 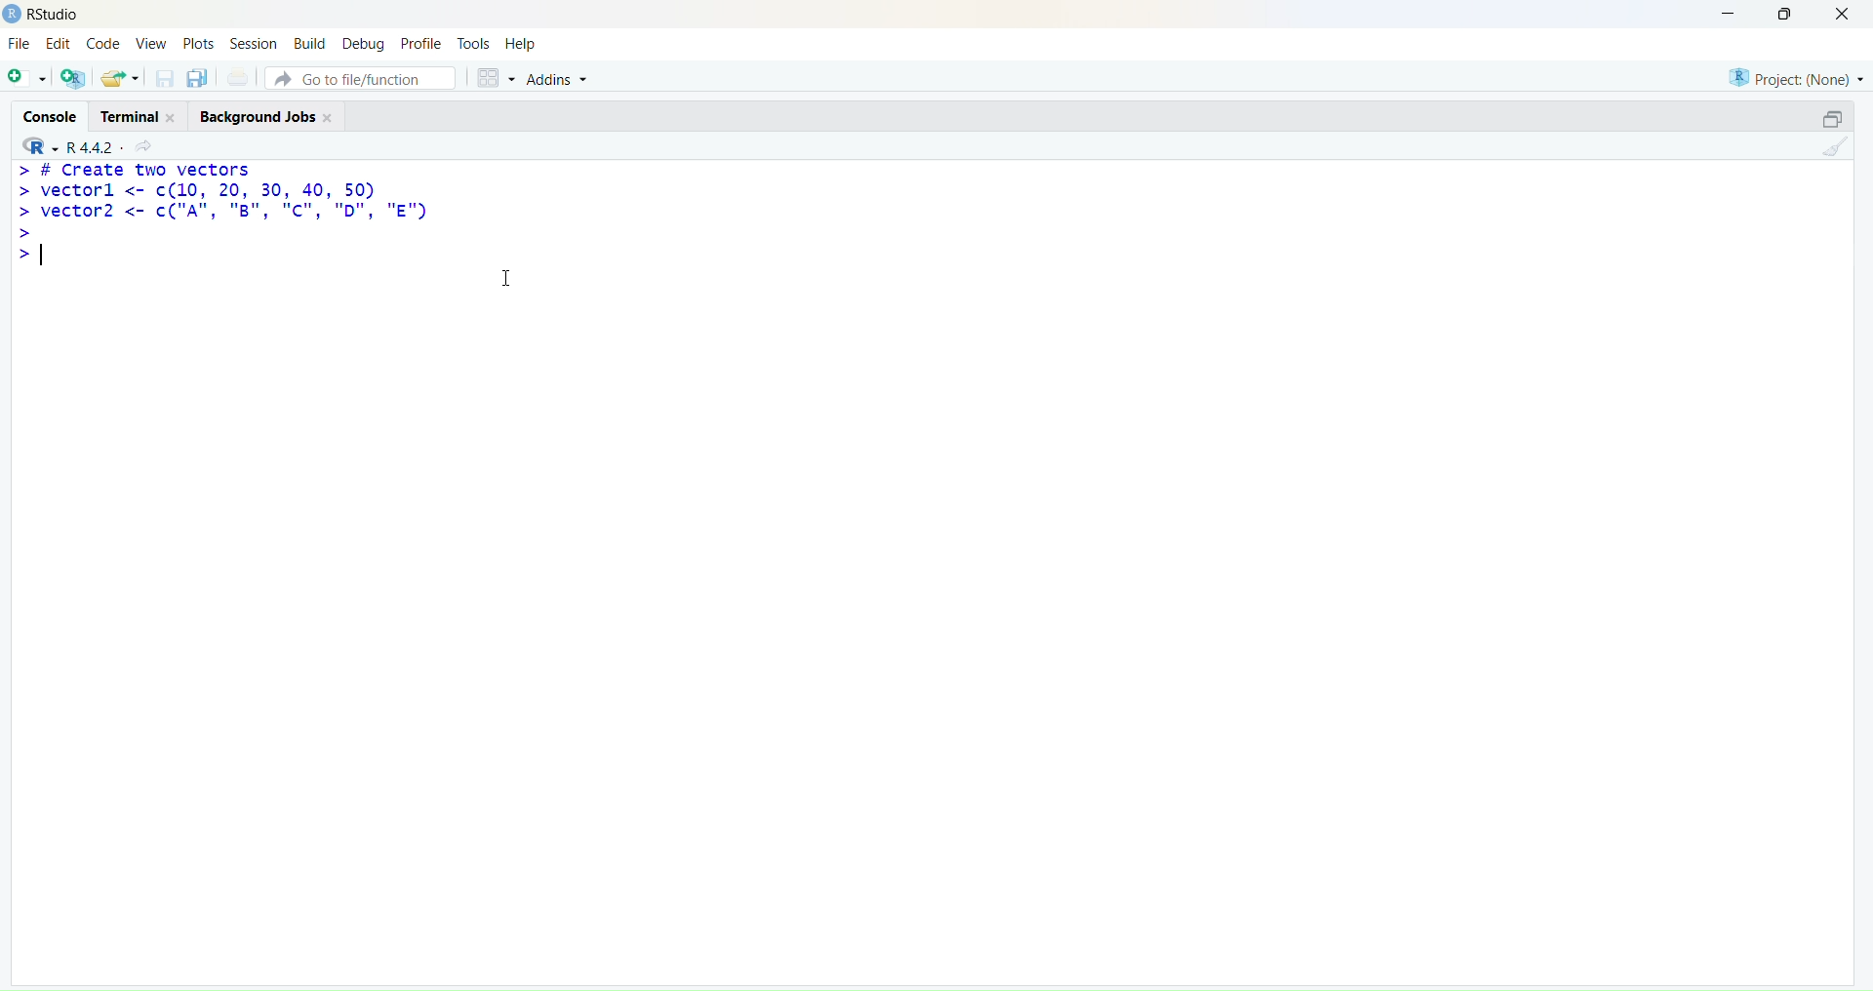 I want to click on RStudio, so click(x=54, y=15).